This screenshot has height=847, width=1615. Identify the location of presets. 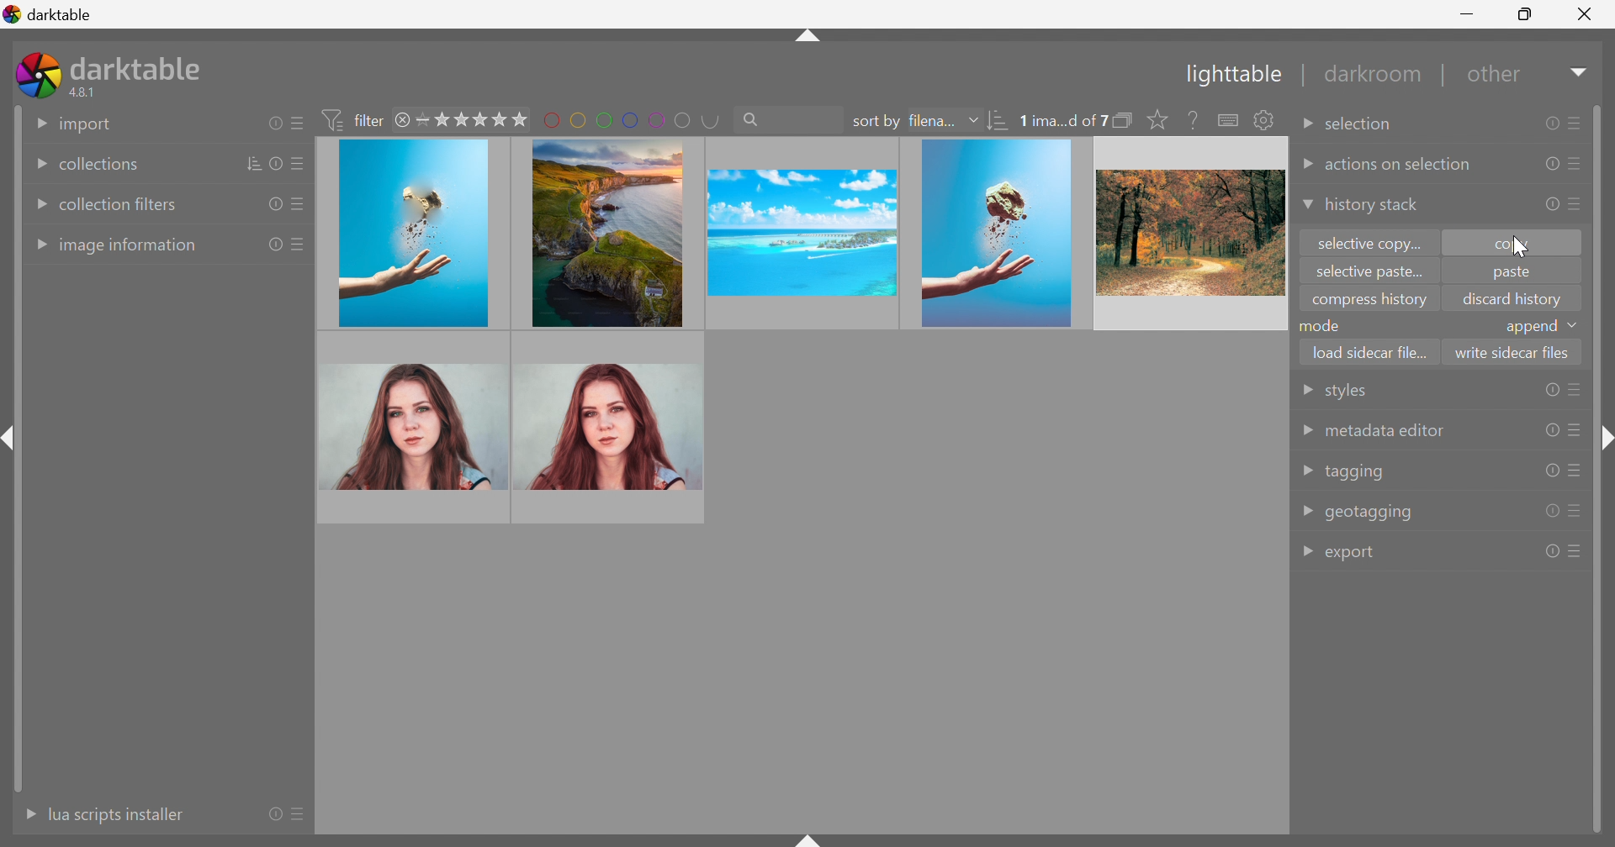
(295, 207).